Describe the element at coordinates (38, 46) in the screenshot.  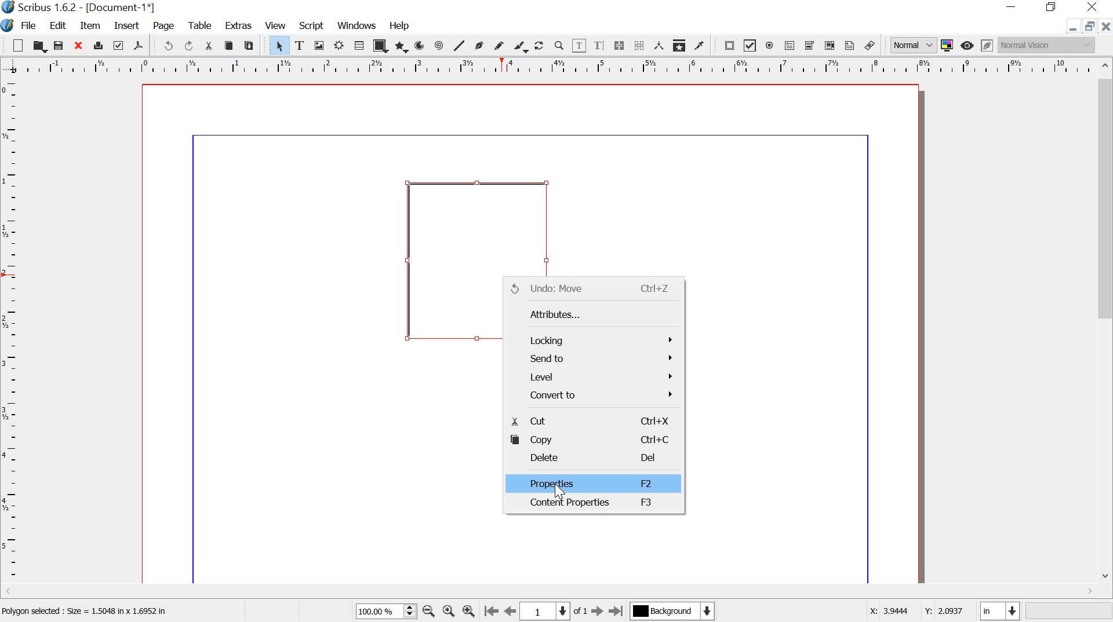
I see `open` at that location.